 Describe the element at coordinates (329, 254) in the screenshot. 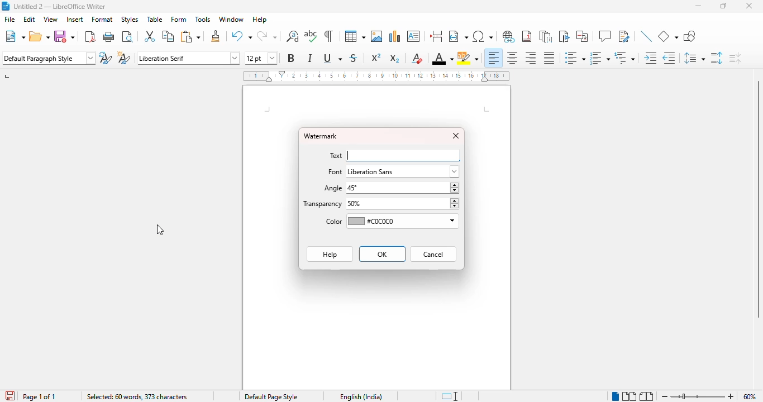

I see `help` at that location.